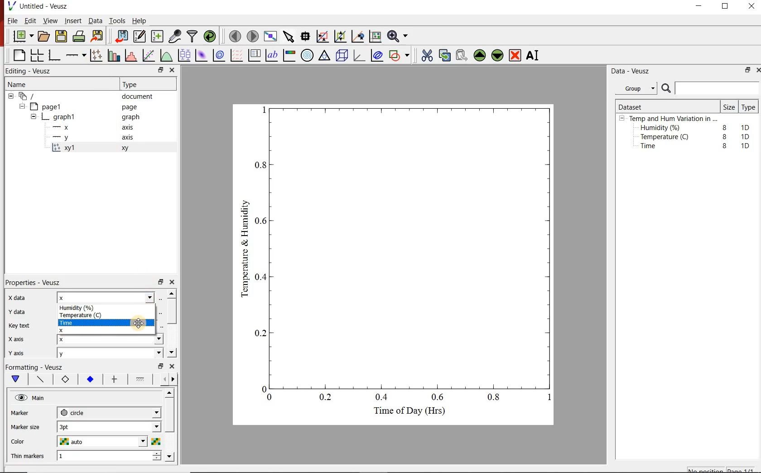 The height and width of the screenshot is (473, 761). What do you see at coordinates (50, 21) in the screenshot?
I see `View` at bounding box center [50, 21].